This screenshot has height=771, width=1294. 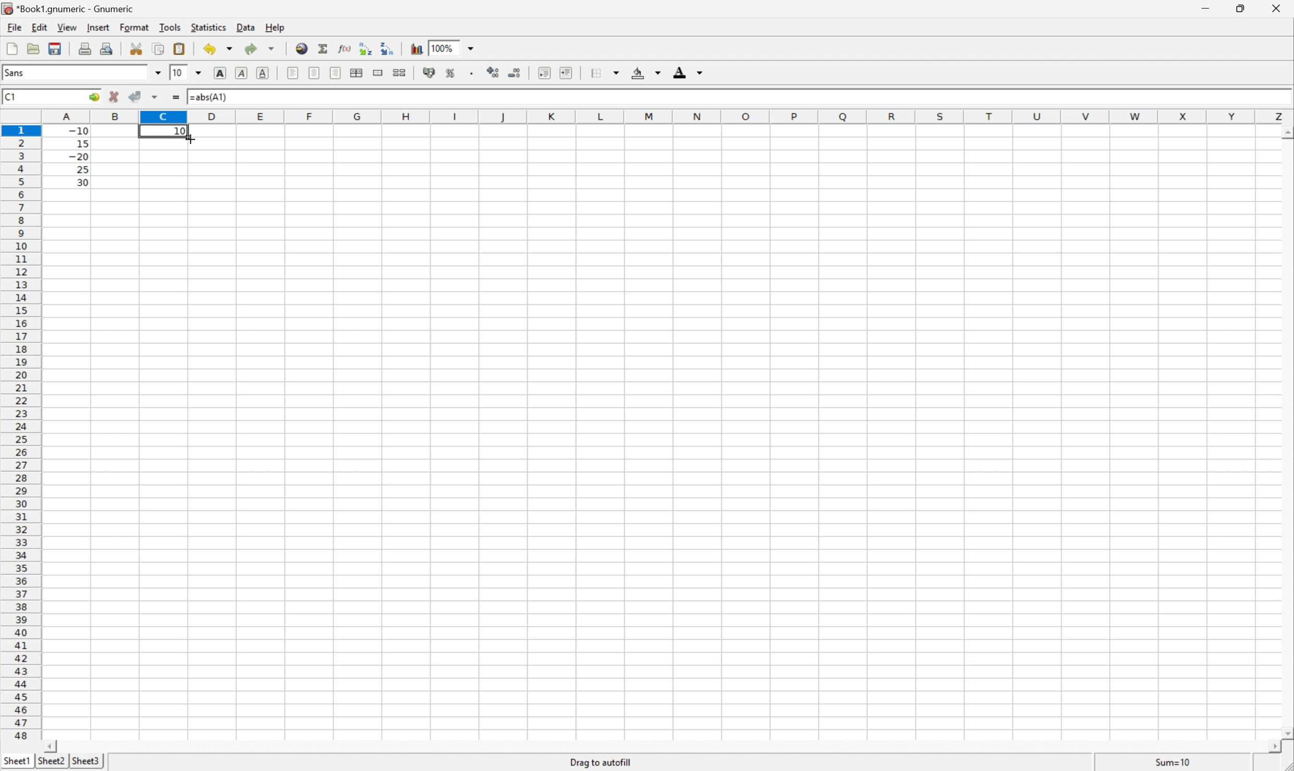 What do you see at coordinates (67, 28) in the screenshot?
I see `View` at bounding box center [67, 28].